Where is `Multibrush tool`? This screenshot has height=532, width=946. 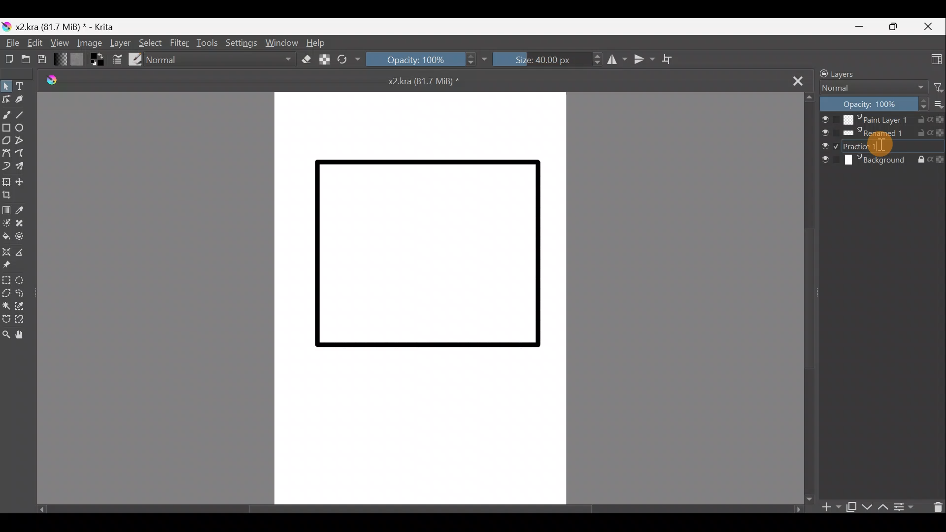 Multibrush tool is located at coordinates (25, 167).